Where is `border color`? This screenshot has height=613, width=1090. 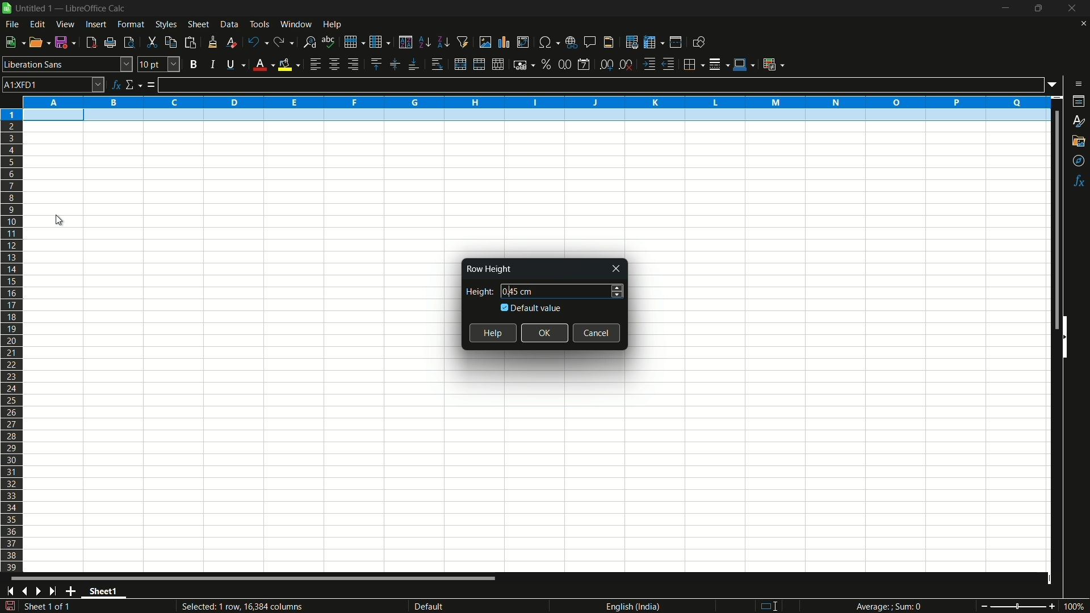 border color is located at coordinates (744, 62).